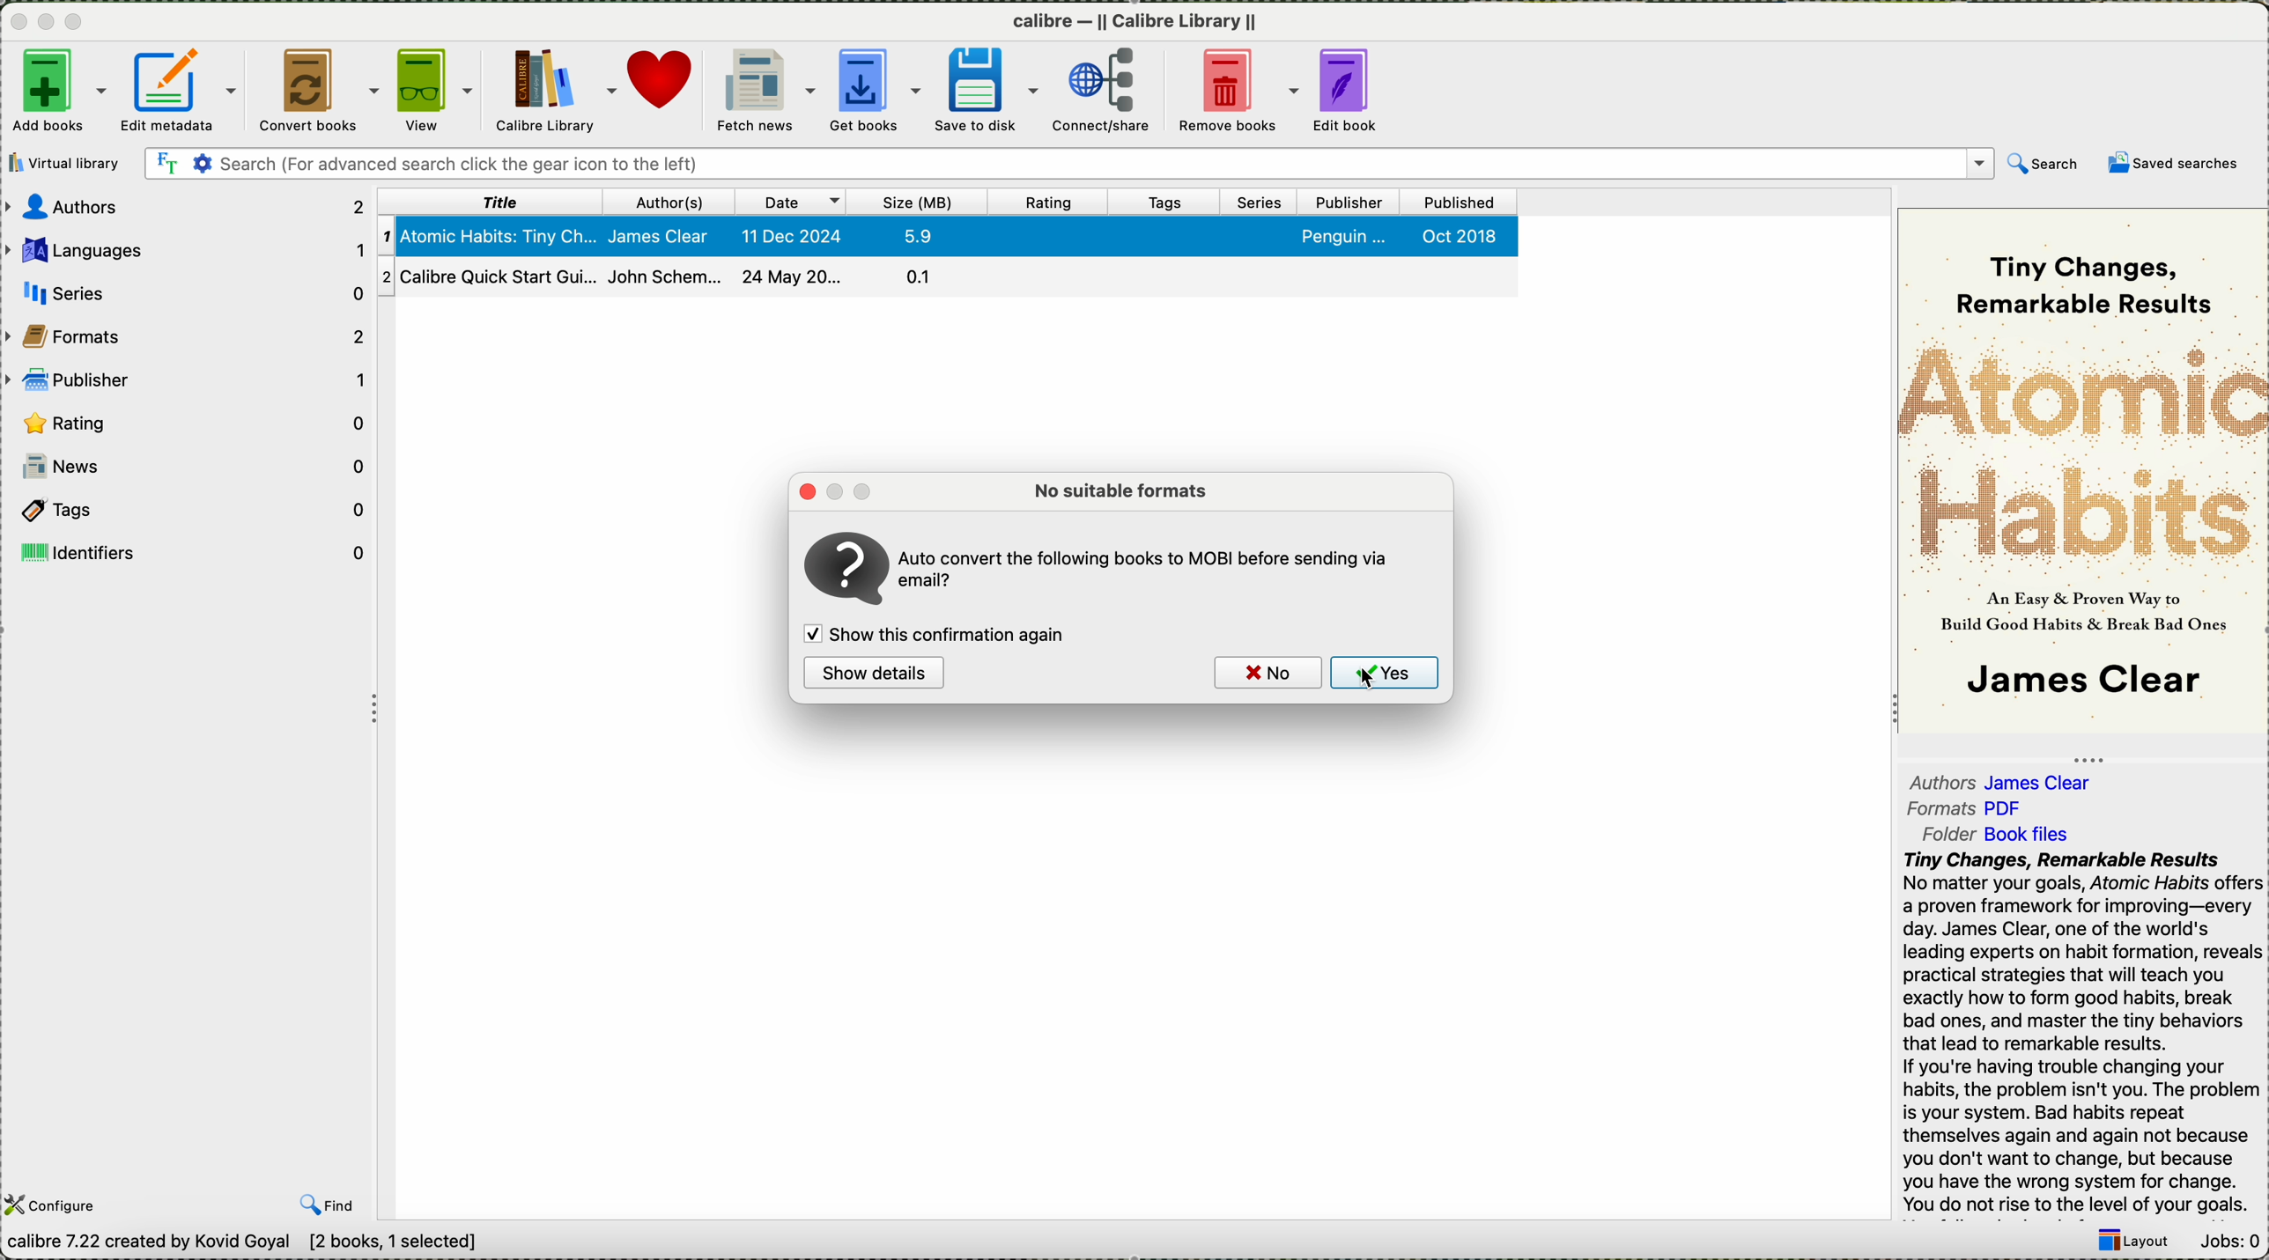 Image resolution: width=2269 pixels, height=1260 pixels. Describe the element at coordinates (1167, 201) in the screenshot. I see `tags` at that location.